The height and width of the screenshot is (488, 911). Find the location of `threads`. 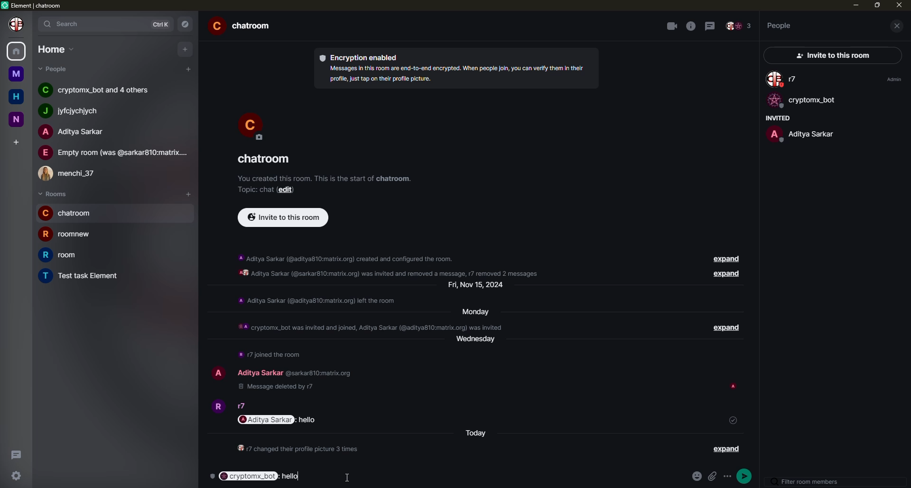

threads is located at coordinates (712, 25).